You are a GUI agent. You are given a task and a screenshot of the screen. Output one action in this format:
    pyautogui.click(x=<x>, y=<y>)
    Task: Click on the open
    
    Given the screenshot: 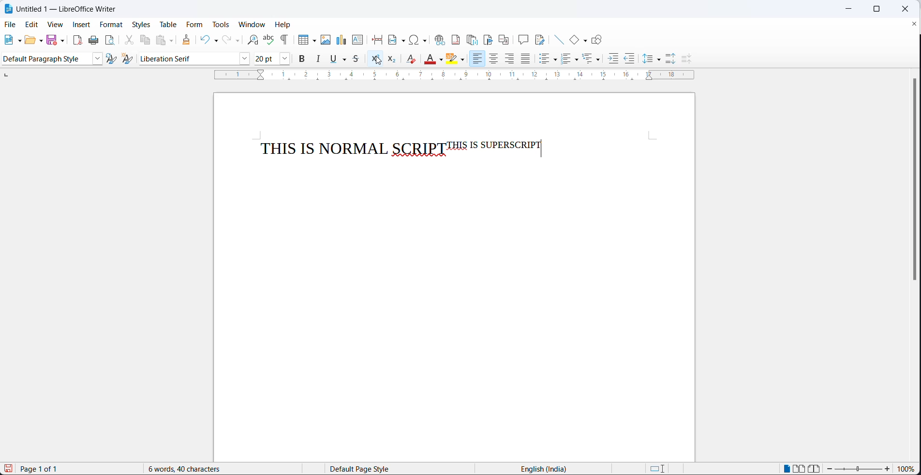 What is the action you would take?
    pyautogui.click(x=29, y=40)
    